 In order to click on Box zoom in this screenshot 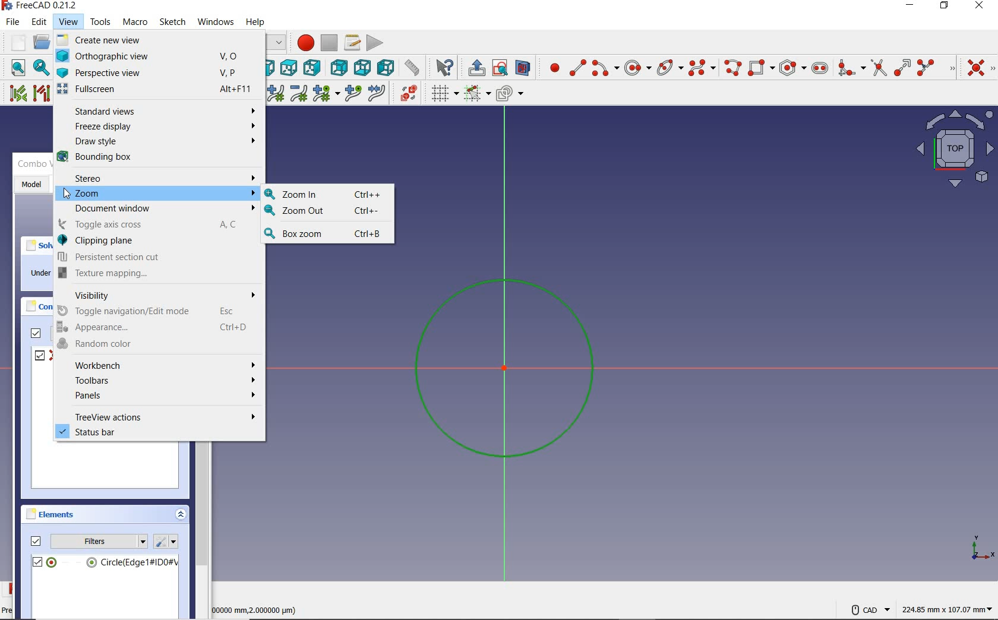, I will do `click(326, 232)`.